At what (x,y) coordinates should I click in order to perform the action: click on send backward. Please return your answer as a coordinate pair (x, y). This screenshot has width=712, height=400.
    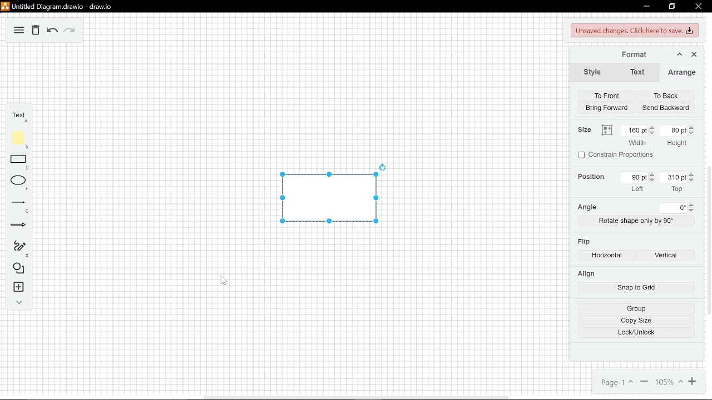
    Looking at the image, I should click on (667, 107).